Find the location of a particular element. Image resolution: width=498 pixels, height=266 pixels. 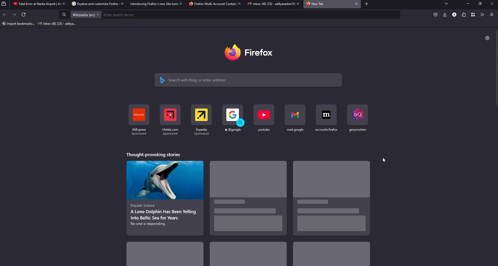

shortcut is located at coordinates (264, 118).